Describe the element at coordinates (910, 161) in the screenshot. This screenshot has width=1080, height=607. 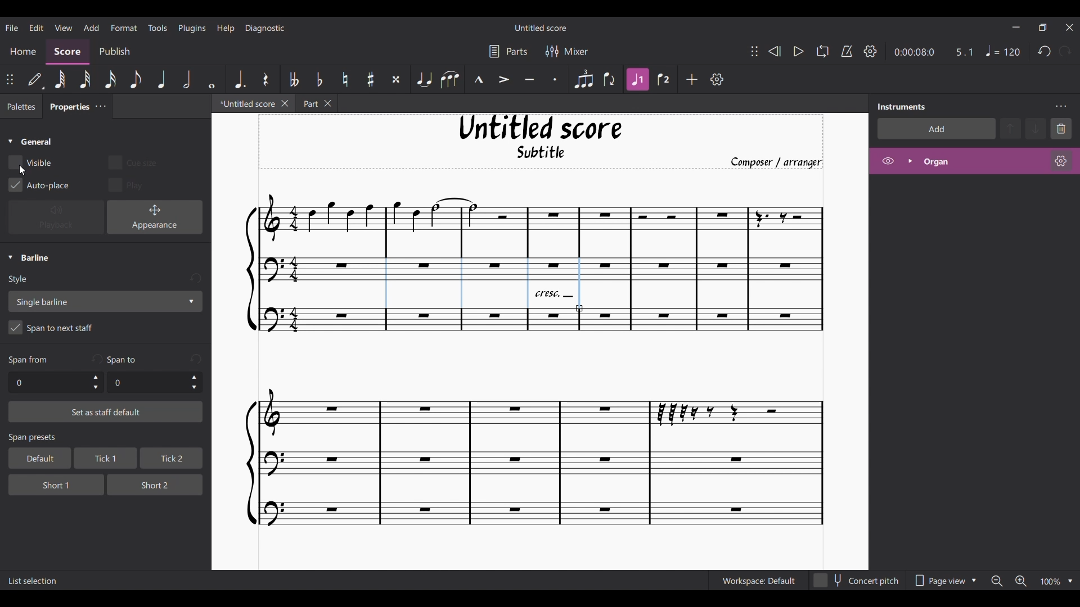
I see `Expand Organ` at that location.